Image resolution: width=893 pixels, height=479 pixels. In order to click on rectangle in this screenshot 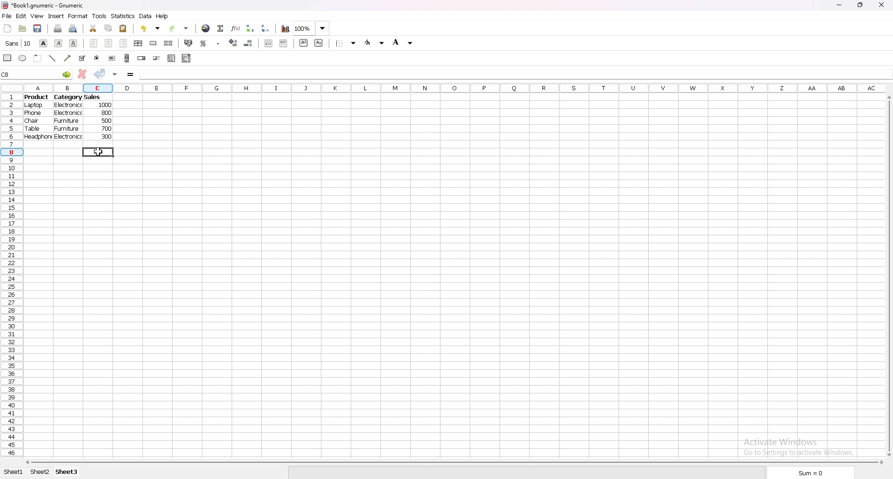, I will do `click(8, 58)`.